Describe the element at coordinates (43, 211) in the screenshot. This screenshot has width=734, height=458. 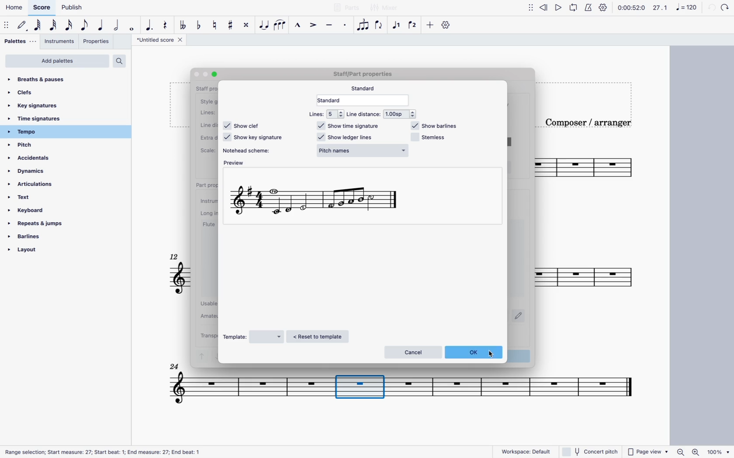
I see `keyboard` at that location.